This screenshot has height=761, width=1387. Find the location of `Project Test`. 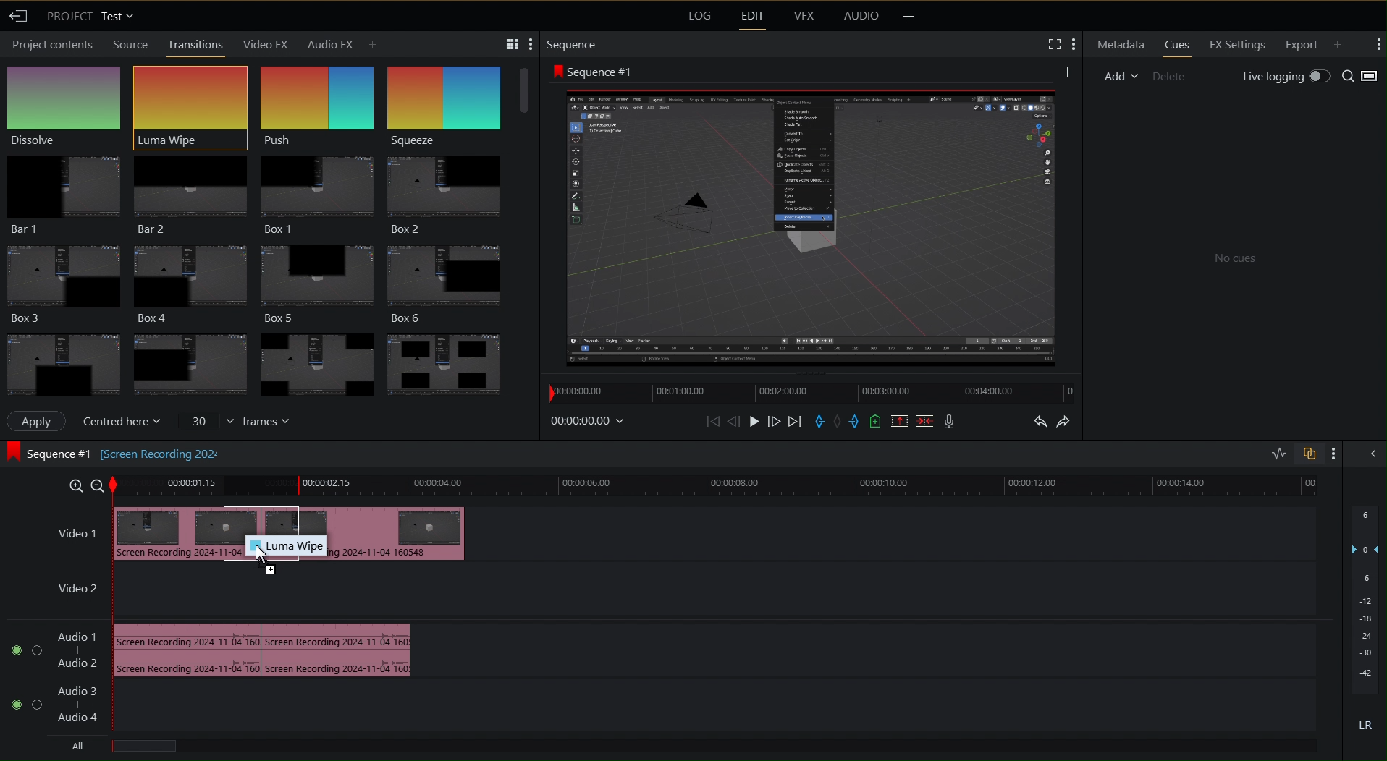

Project Test is located at coordinates (92, 17).